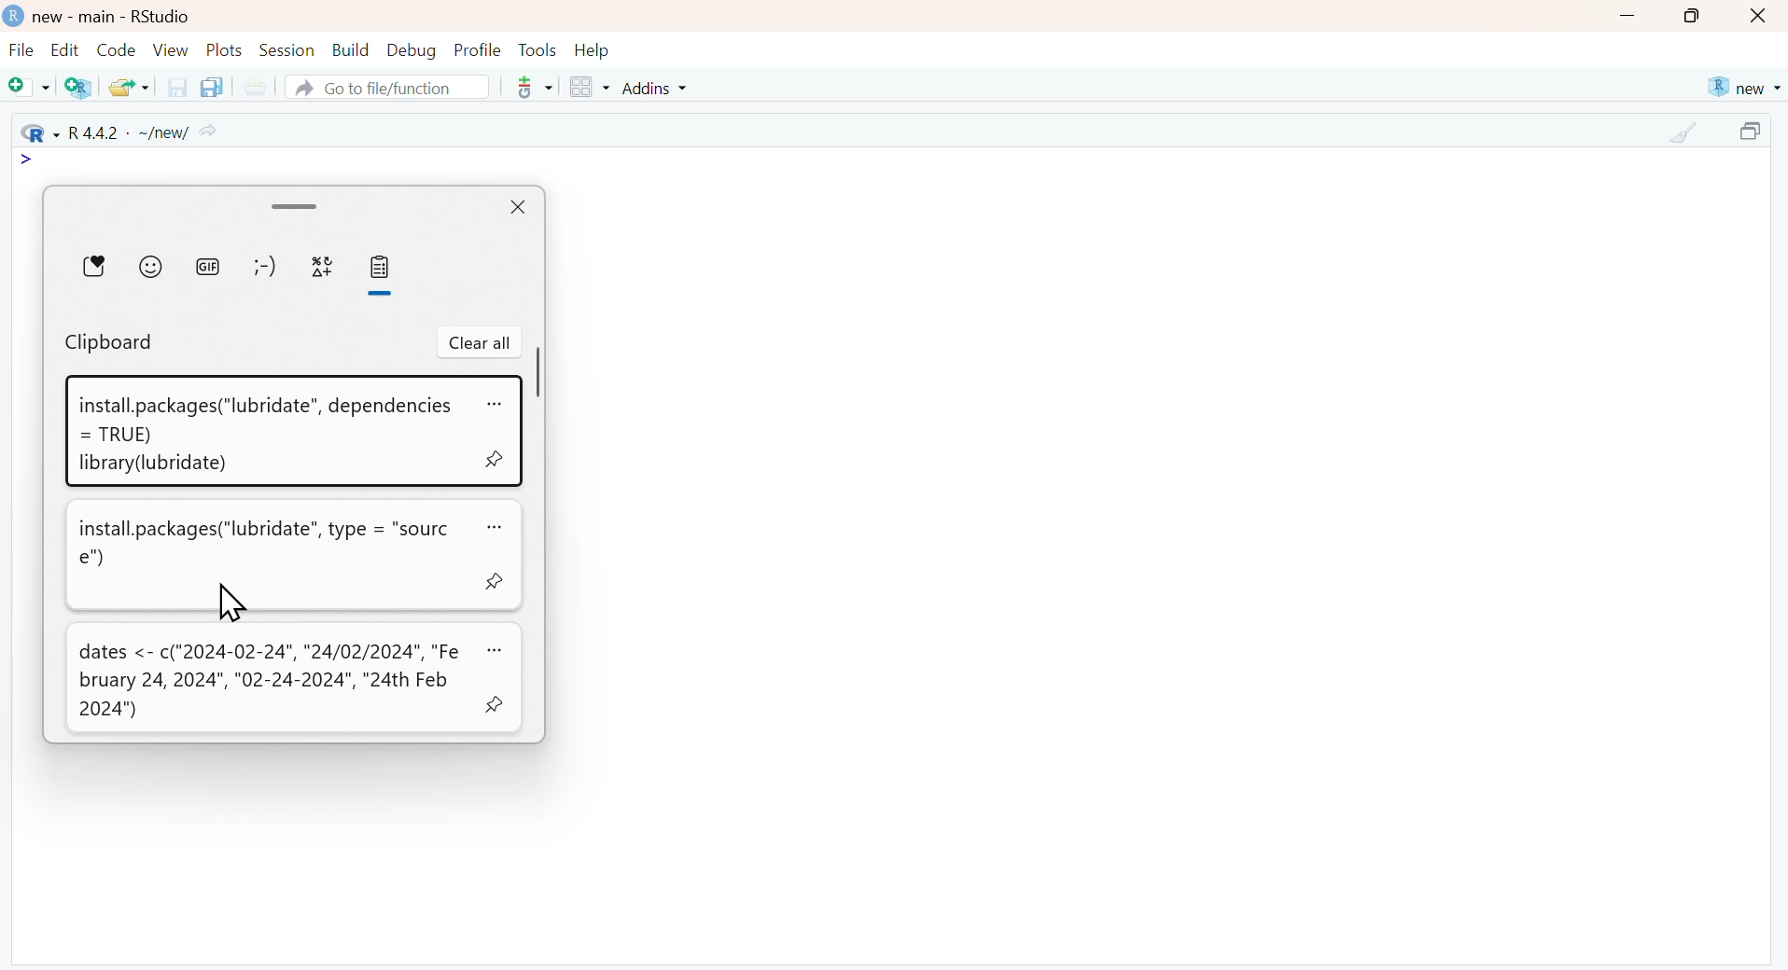 This screenshot has width=1788, height=970. I want to click on Debug, so click(410, 49).